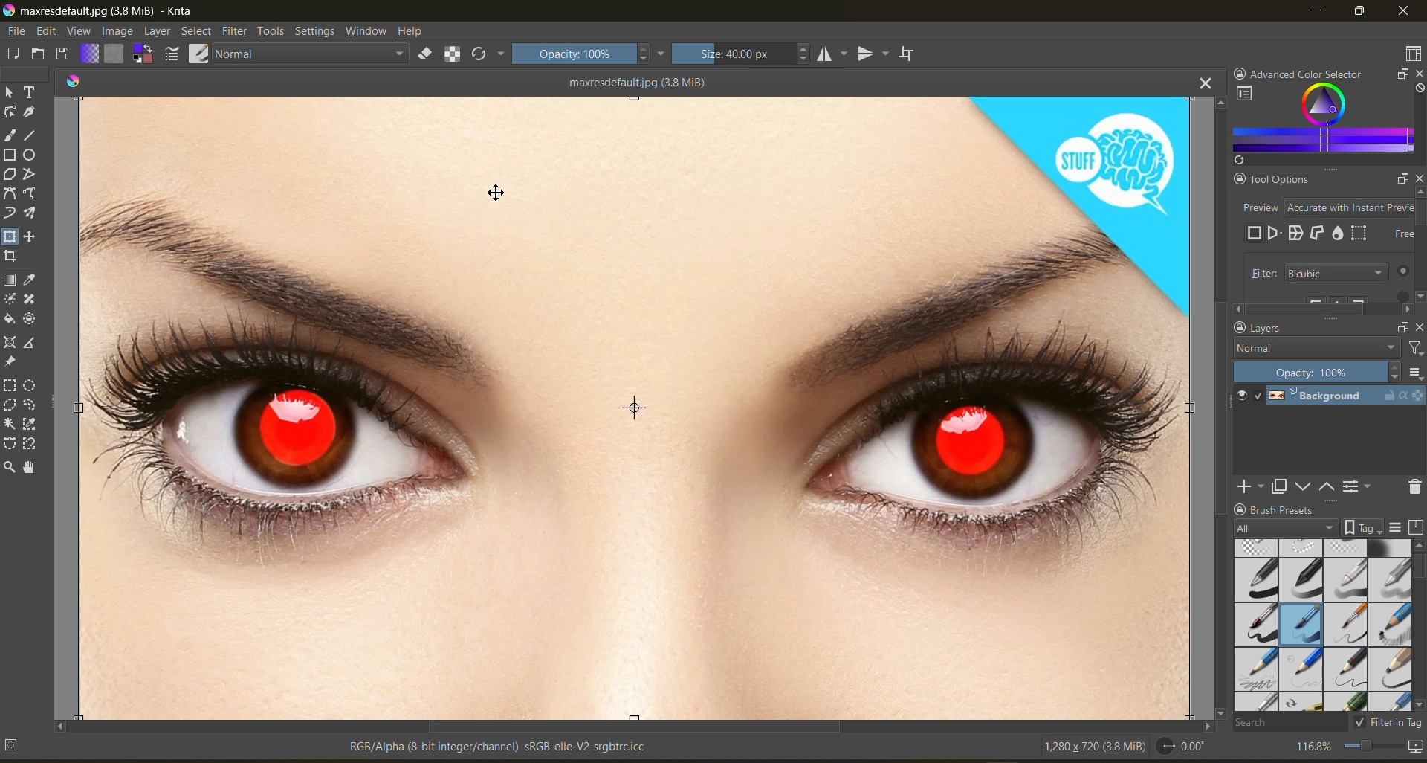  I want to click on show tag box, so click(1364, 527).